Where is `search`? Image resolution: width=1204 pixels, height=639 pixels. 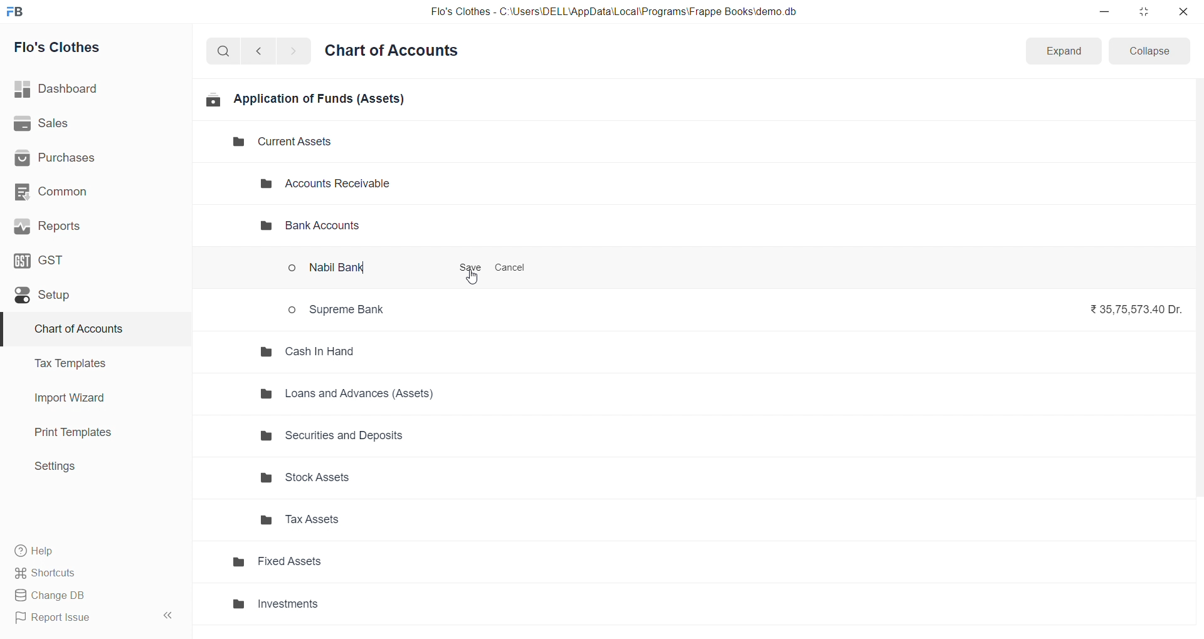 search is located at coordinates (226, 50).